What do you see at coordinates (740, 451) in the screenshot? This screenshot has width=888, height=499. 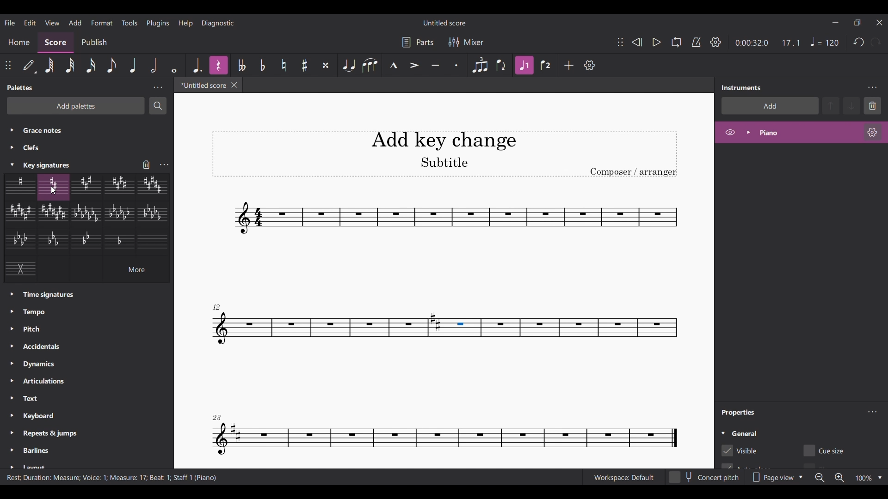 I see `Cue for visible` at bounding box center [740, 451].